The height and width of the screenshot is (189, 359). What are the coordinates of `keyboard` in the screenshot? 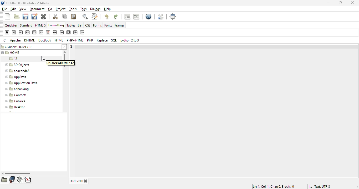 It's located at (68, 33).